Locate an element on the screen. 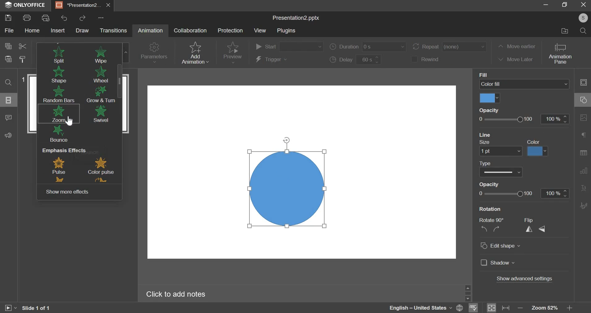 The height and width of the screenshot is (313, 591). fit is located at coordinates (498, 307).